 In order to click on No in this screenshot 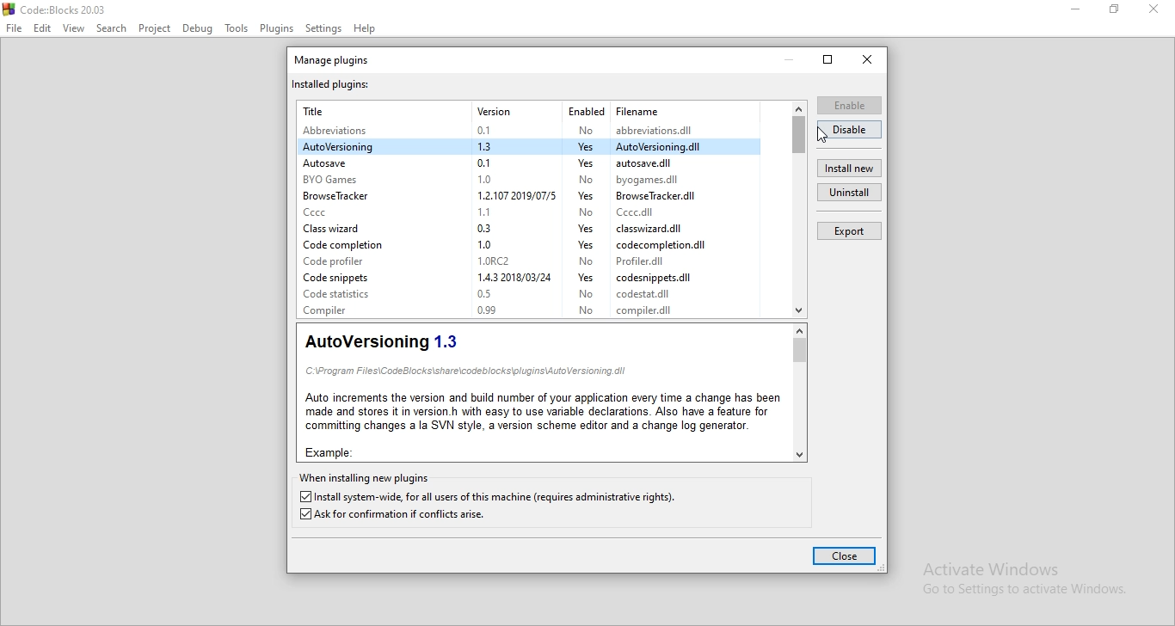, I will do `click(587, 262)`.